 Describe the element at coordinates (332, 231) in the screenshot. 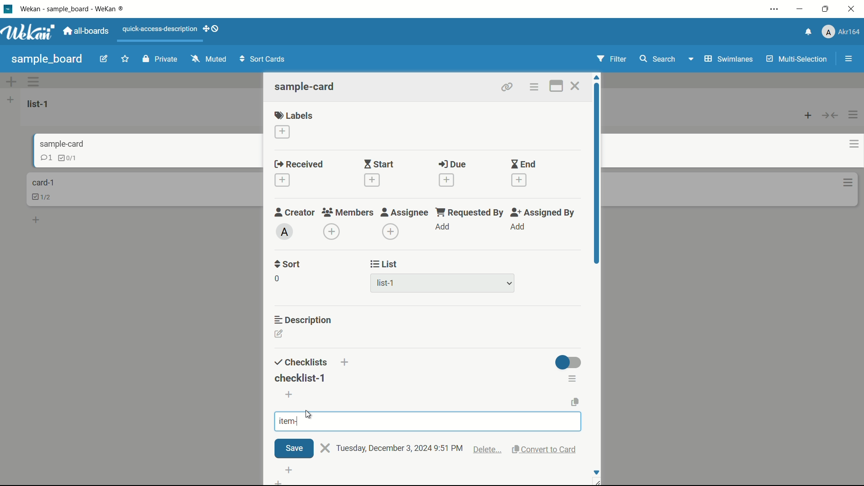

I see `add members` at that location.